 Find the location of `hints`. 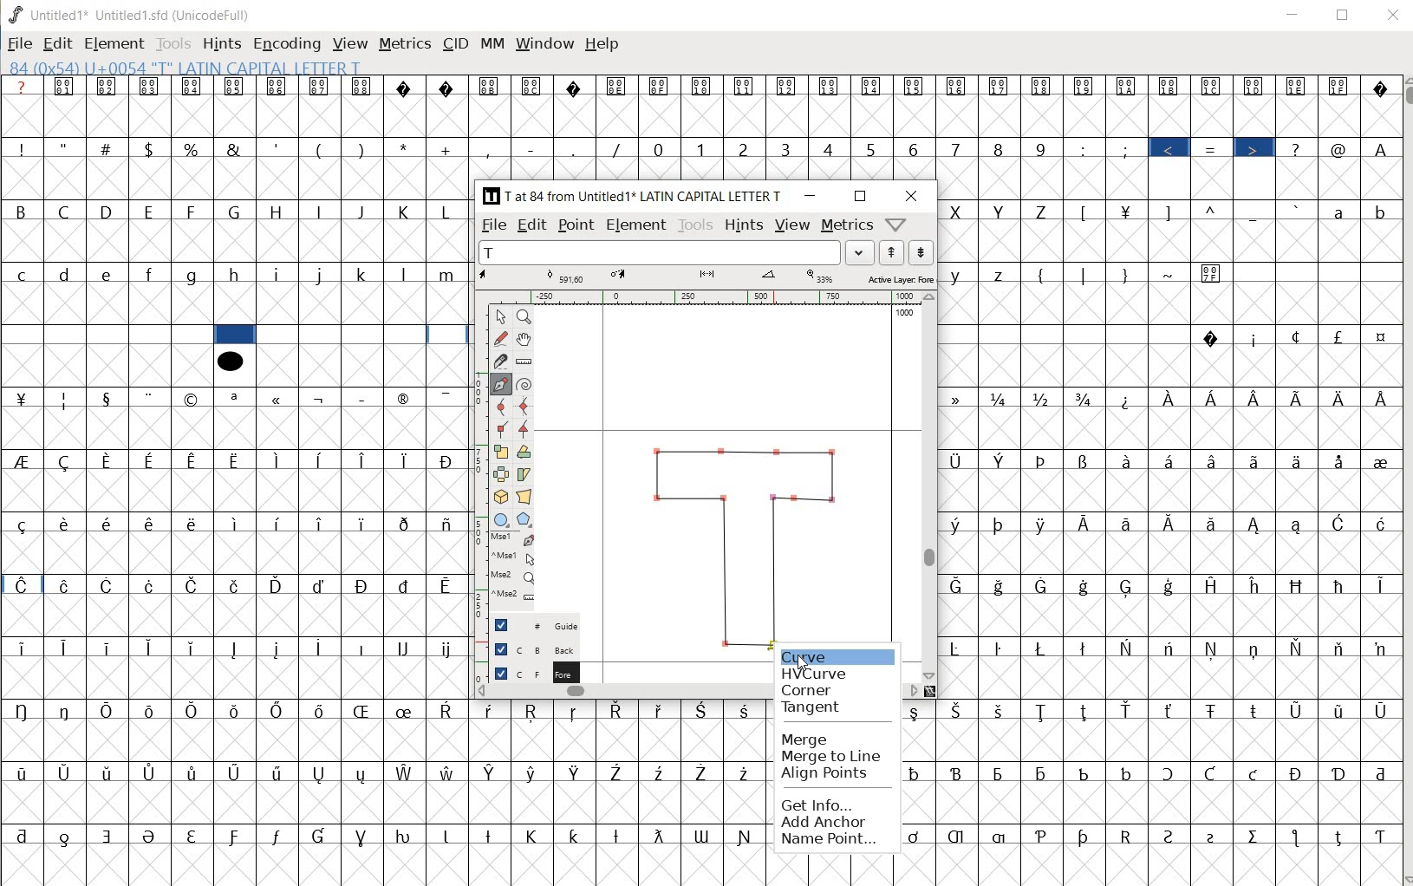

hints is located at coordinates (742, 225).